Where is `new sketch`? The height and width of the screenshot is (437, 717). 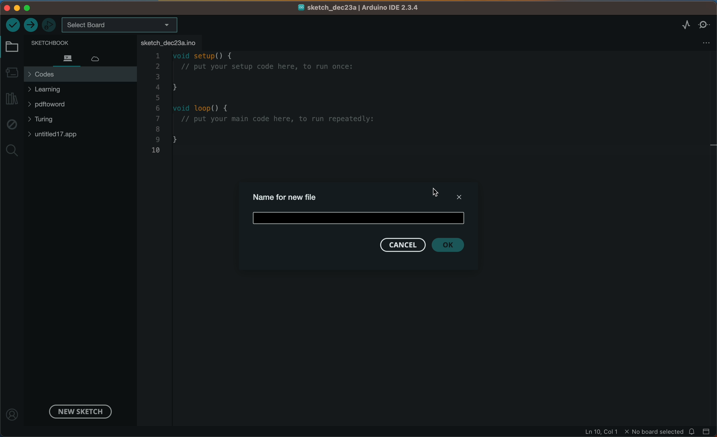 new sketch is located at coordinates (79, 411).